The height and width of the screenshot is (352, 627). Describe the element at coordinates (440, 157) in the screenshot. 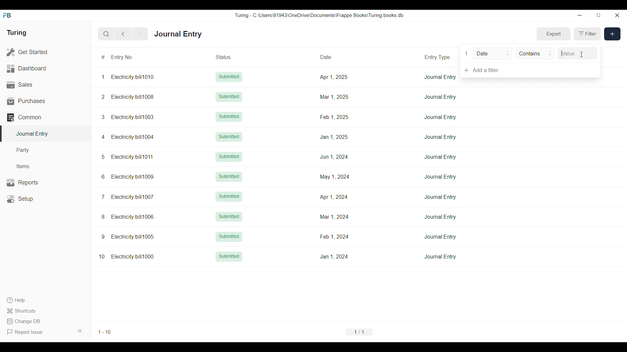

I see `Journal Entry` at that location.